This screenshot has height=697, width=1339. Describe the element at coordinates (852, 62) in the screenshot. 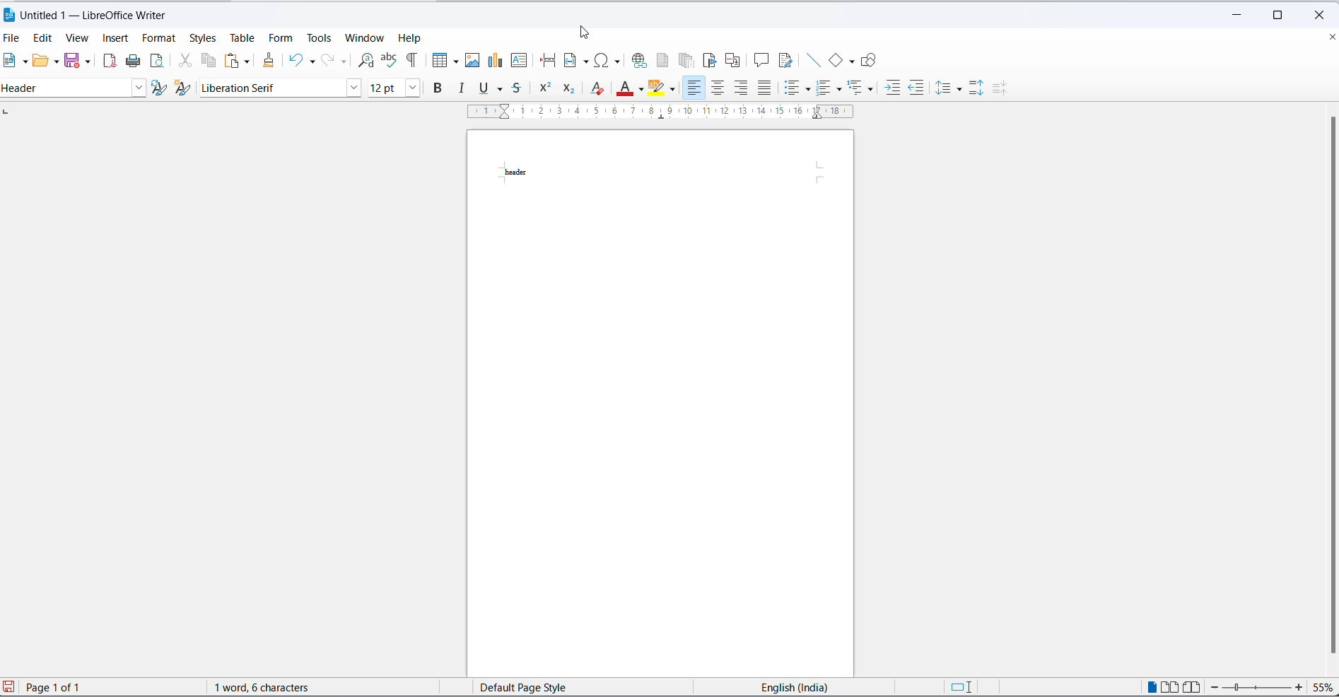

I see `basic shapes` at that location.